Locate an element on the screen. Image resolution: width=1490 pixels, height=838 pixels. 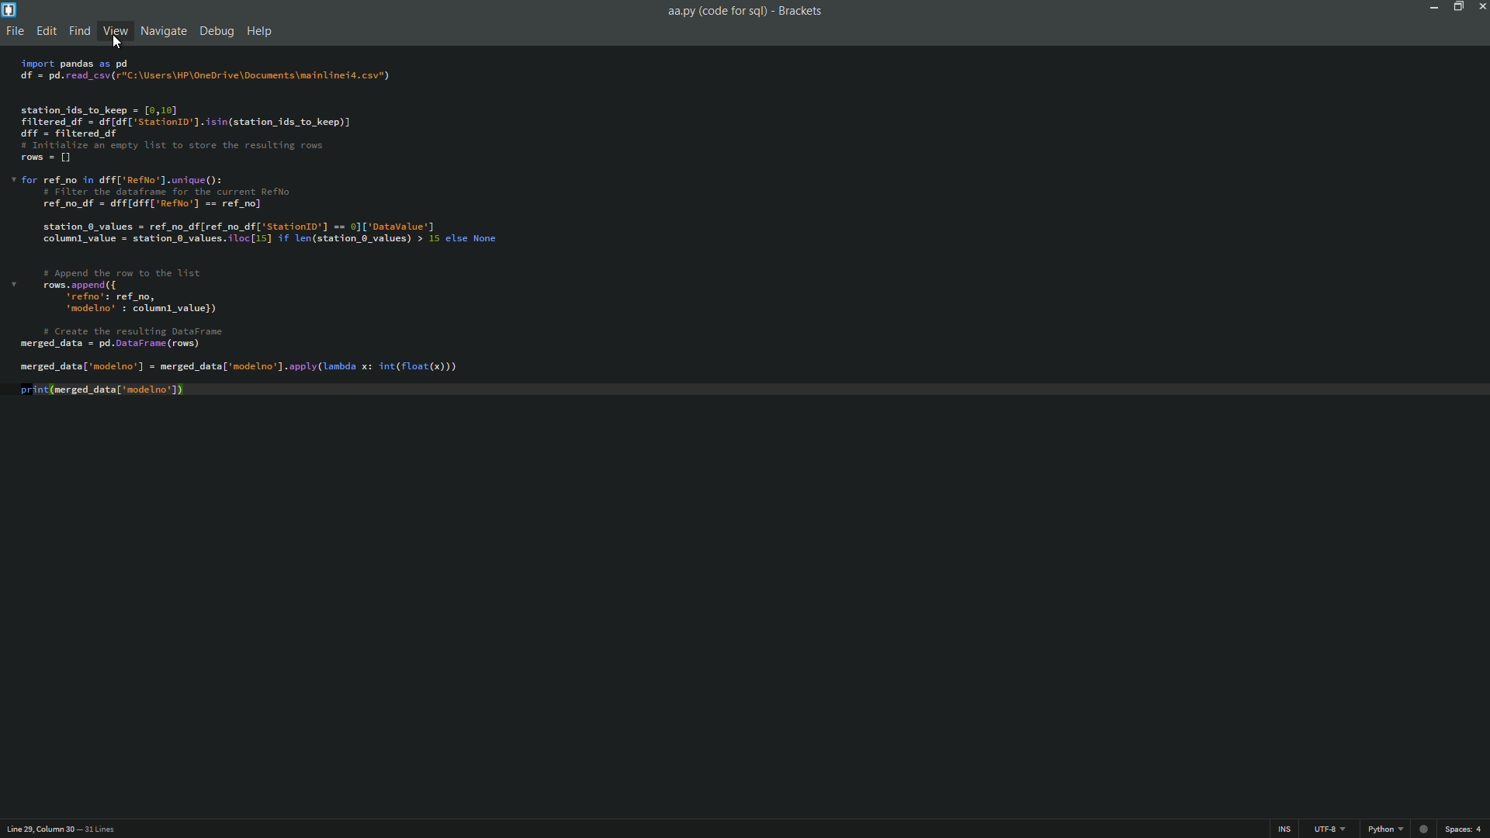
file menu is located at coordinates (16, 30).